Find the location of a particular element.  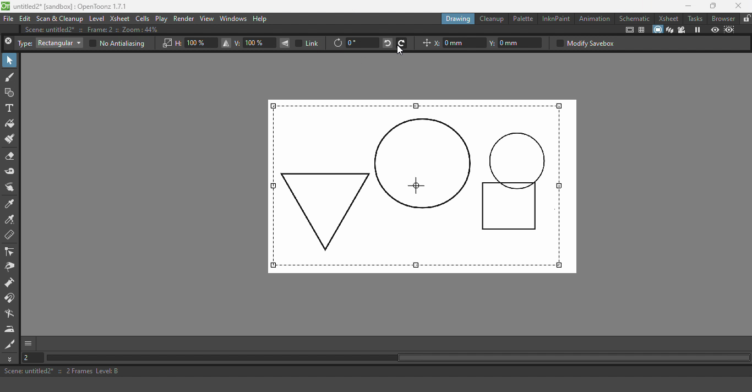

Scene: untitle2* :: Frame: 2 :: Zoom:44% is located at coordinates (97, 30).